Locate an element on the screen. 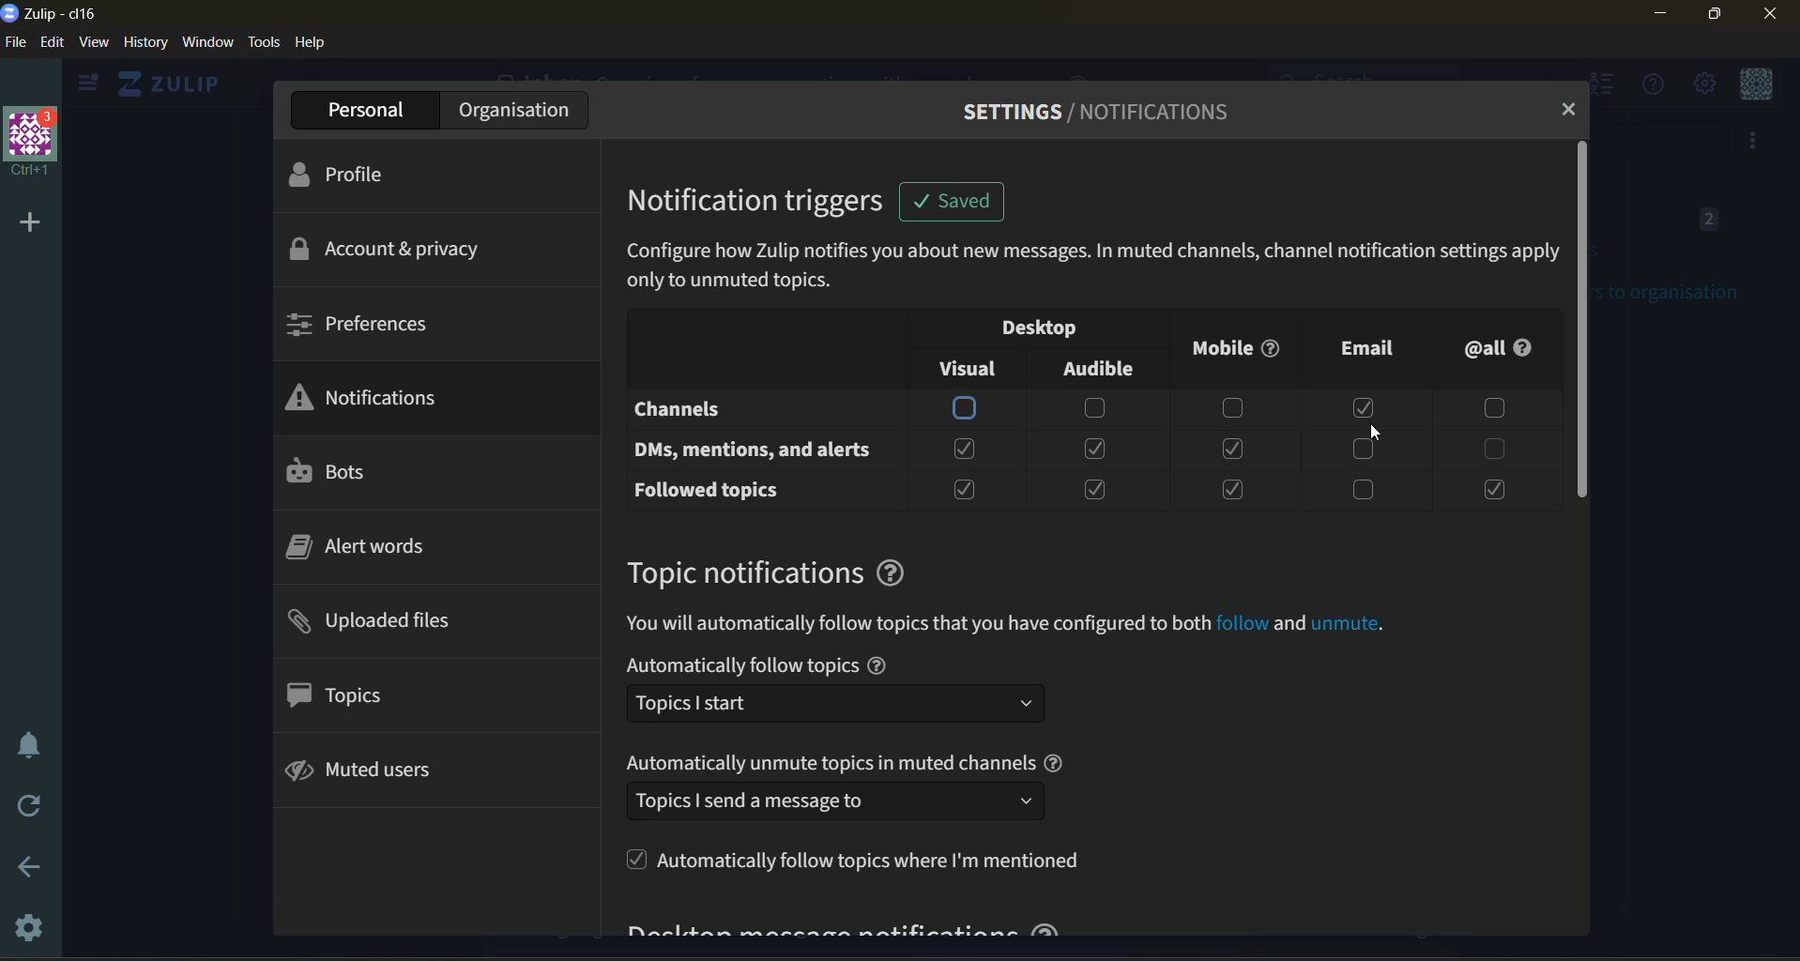 The image size is (1800, 961). invite users to organisation is located at coordinates (1754, 142).